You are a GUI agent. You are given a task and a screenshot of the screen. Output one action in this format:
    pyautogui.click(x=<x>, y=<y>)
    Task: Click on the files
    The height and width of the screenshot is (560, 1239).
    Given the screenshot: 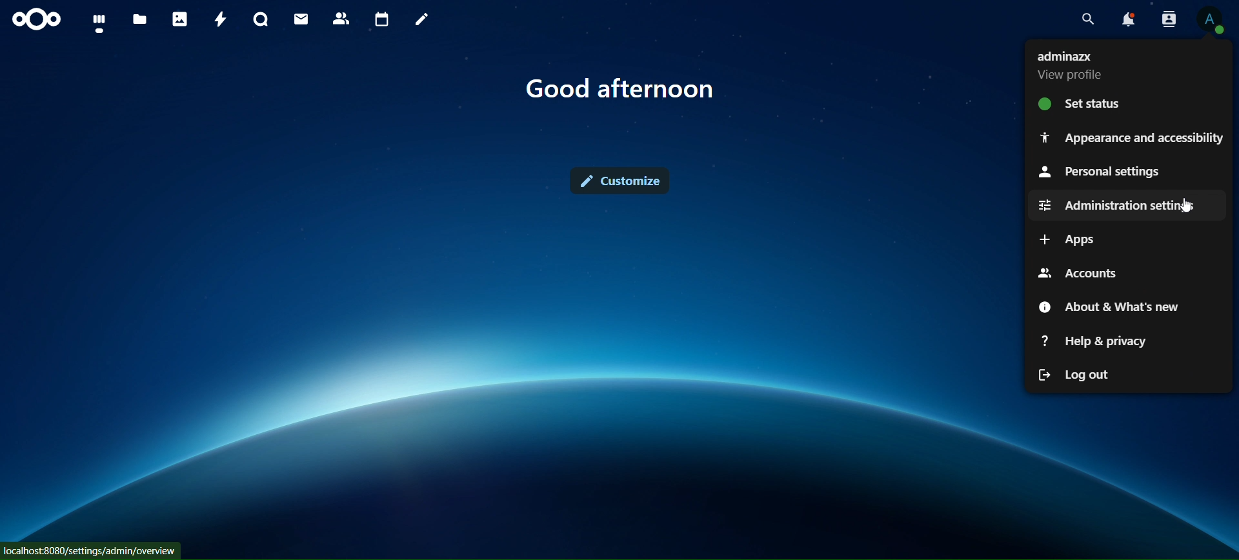 What is the action you would take?
    pyautogui.click(x=141, y=19)
    